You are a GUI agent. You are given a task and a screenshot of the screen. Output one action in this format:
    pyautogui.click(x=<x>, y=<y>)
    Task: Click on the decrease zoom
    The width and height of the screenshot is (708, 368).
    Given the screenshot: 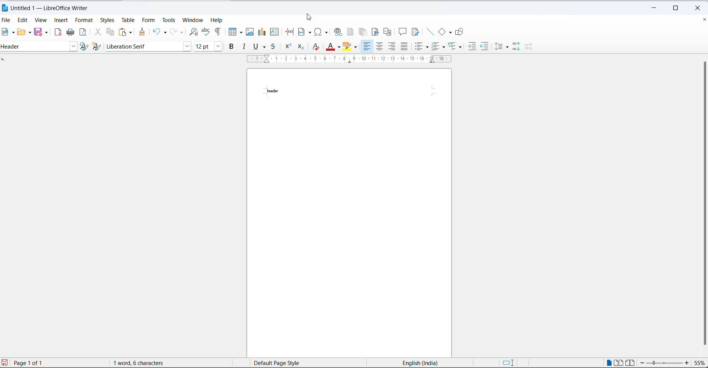 What is the action you would take?
    pyautogui.click(x=644, y=363)
    